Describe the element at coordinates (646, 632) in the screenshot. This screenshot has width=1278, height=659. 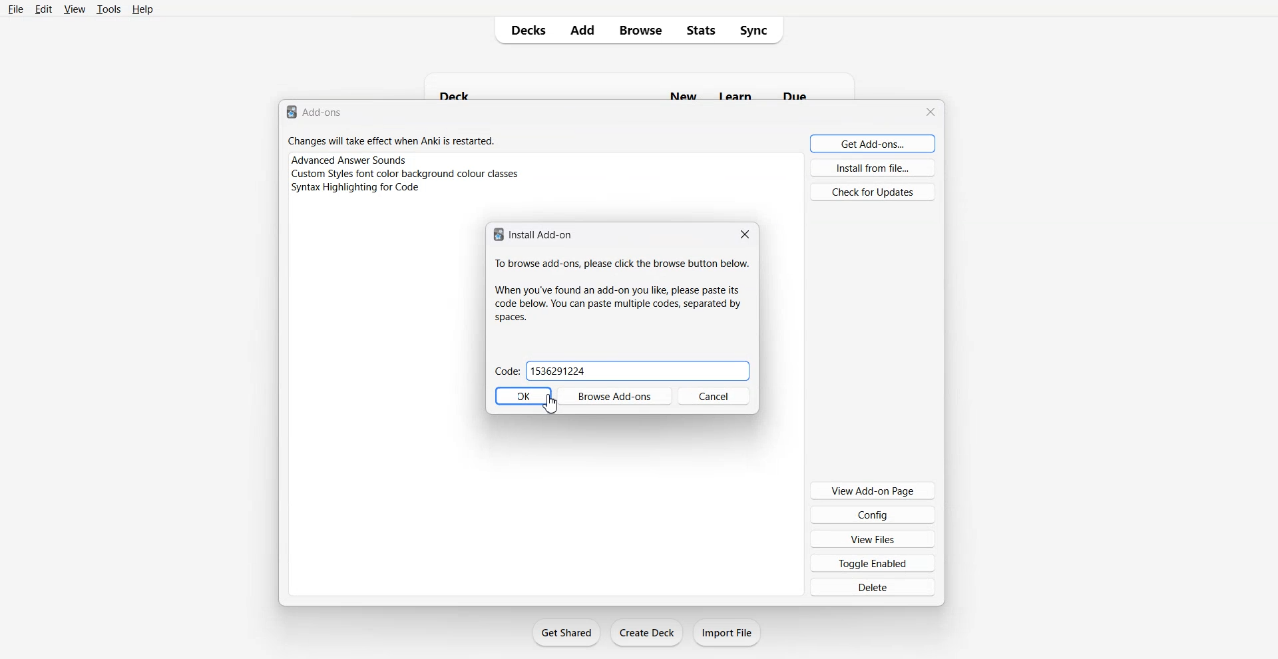
I see `Create Deck` at that location.